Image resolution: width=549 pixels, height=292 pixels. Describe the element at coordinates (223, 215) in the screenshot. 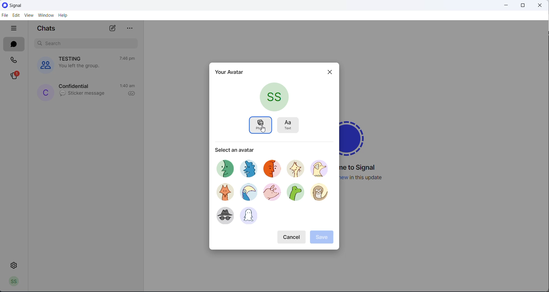

I see `avatar` at that location.